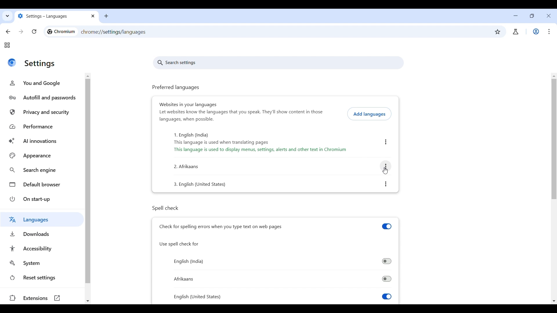 This screenshot has width=557, height=313. What do you see at coordinates (386, 184) in the screenshot?
I see `English (US) settings` at bounding box center [386, 184].